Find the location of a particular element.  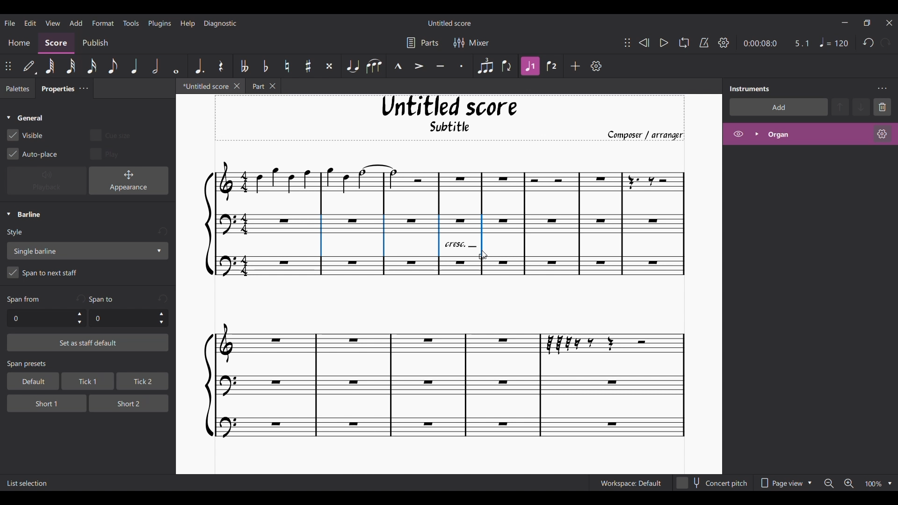

Undo input made is located at coordinates (163, 298).